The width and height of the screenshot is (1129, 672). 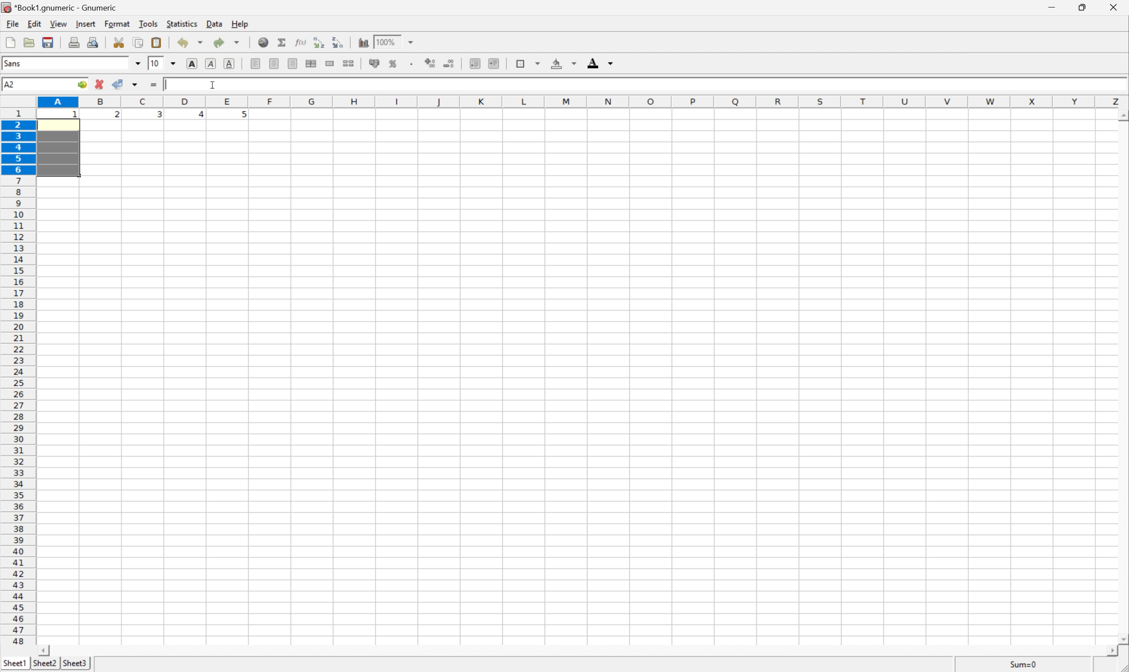 I want to click on help, so click(x=238, y=23).